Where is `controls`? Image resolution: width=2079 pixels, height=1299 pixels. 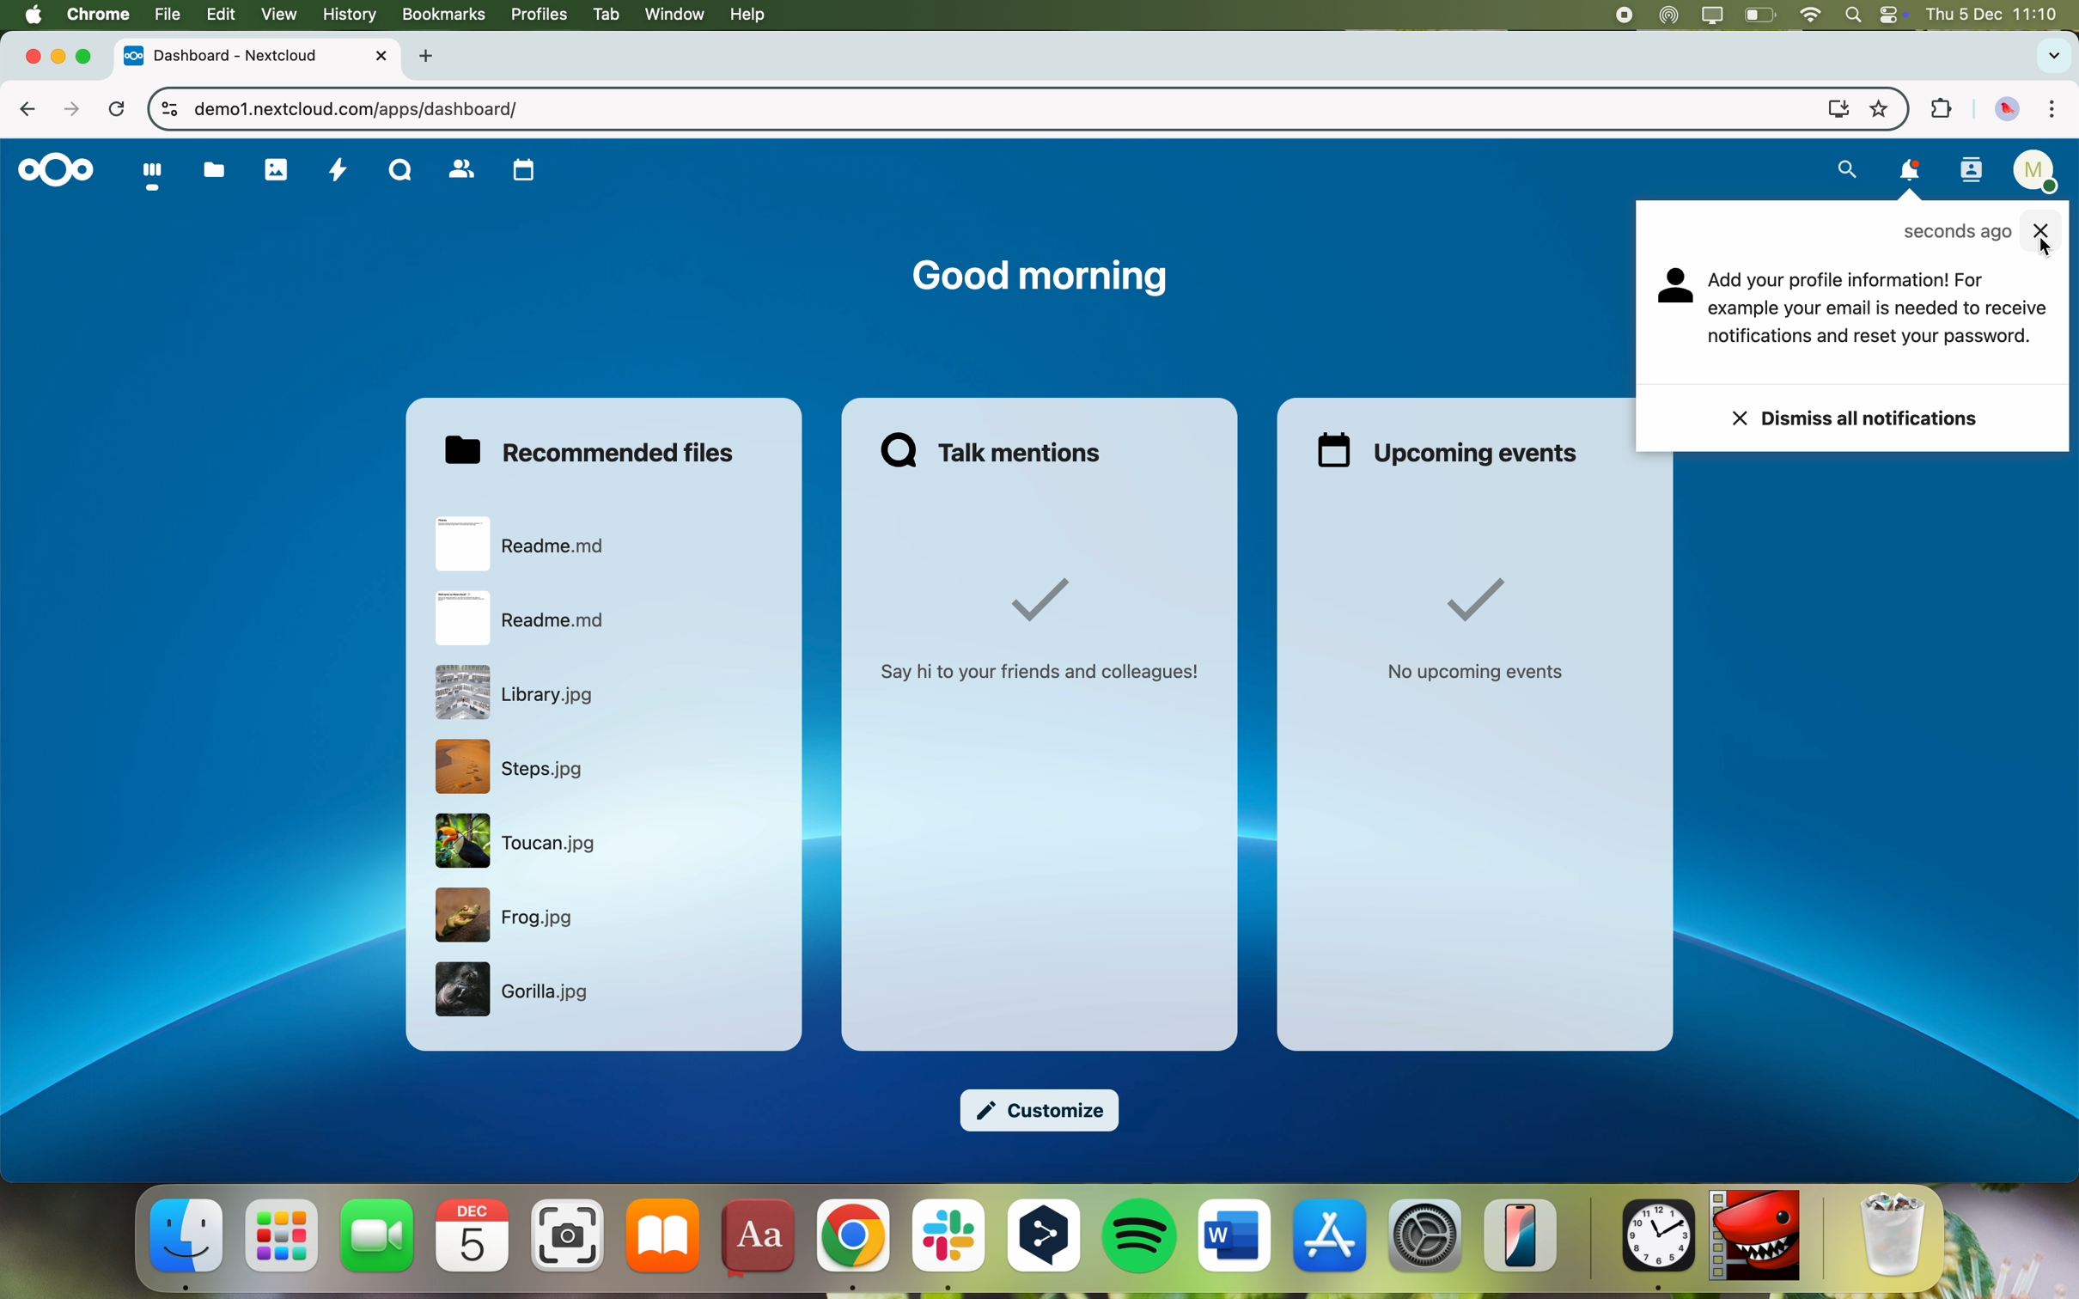
controls is located at coordinates (163, 111).